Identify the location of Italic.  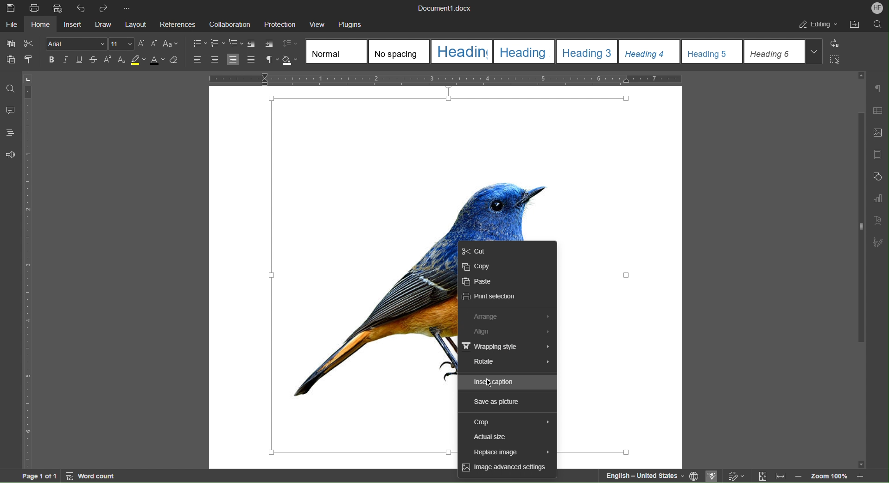
(65, 60).